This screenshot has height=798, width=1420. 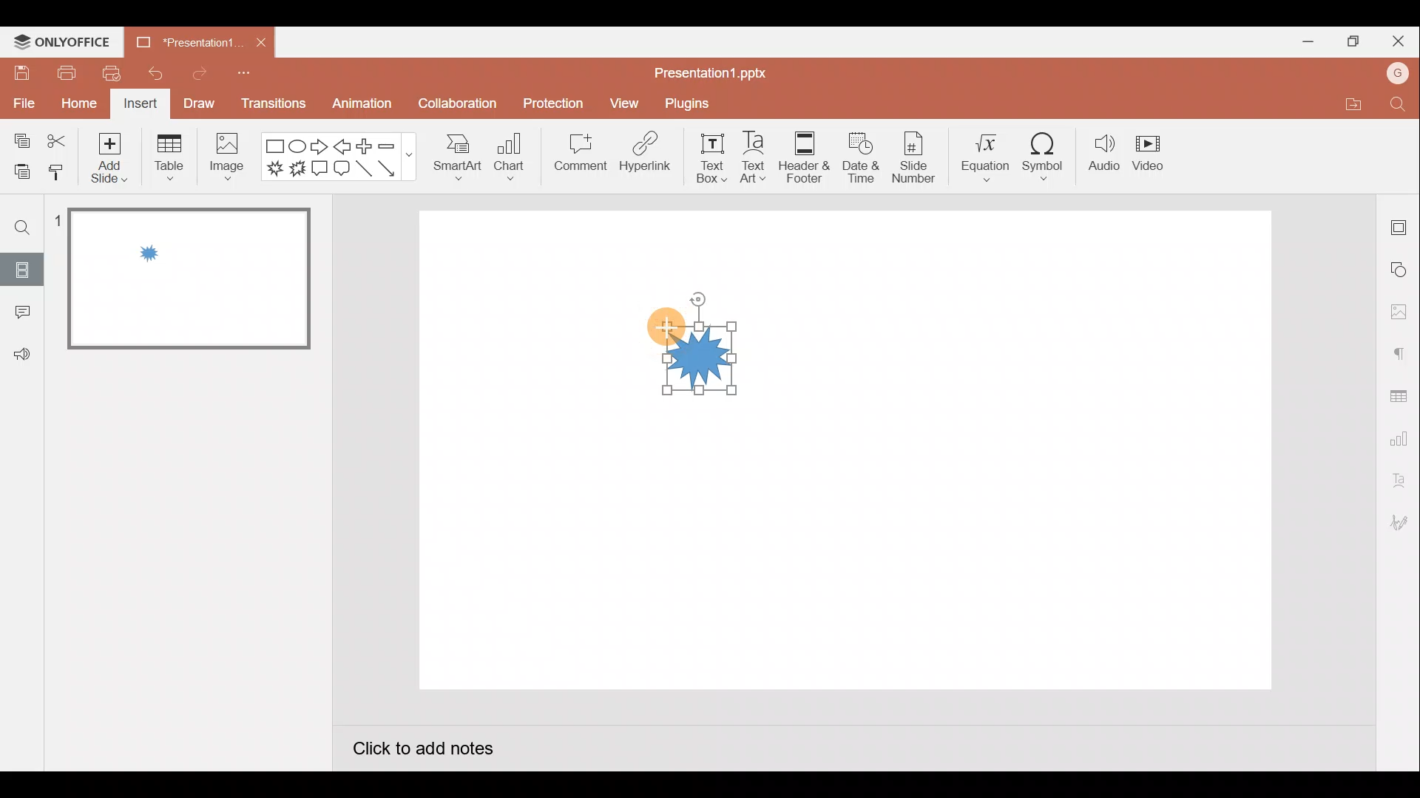 I want to click on Slide number, so click(x=915, y=158).